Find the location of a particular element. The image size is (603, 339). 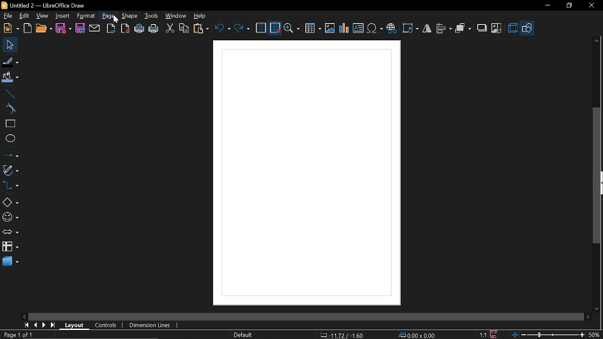

Line is located at coordinates (9, 94).